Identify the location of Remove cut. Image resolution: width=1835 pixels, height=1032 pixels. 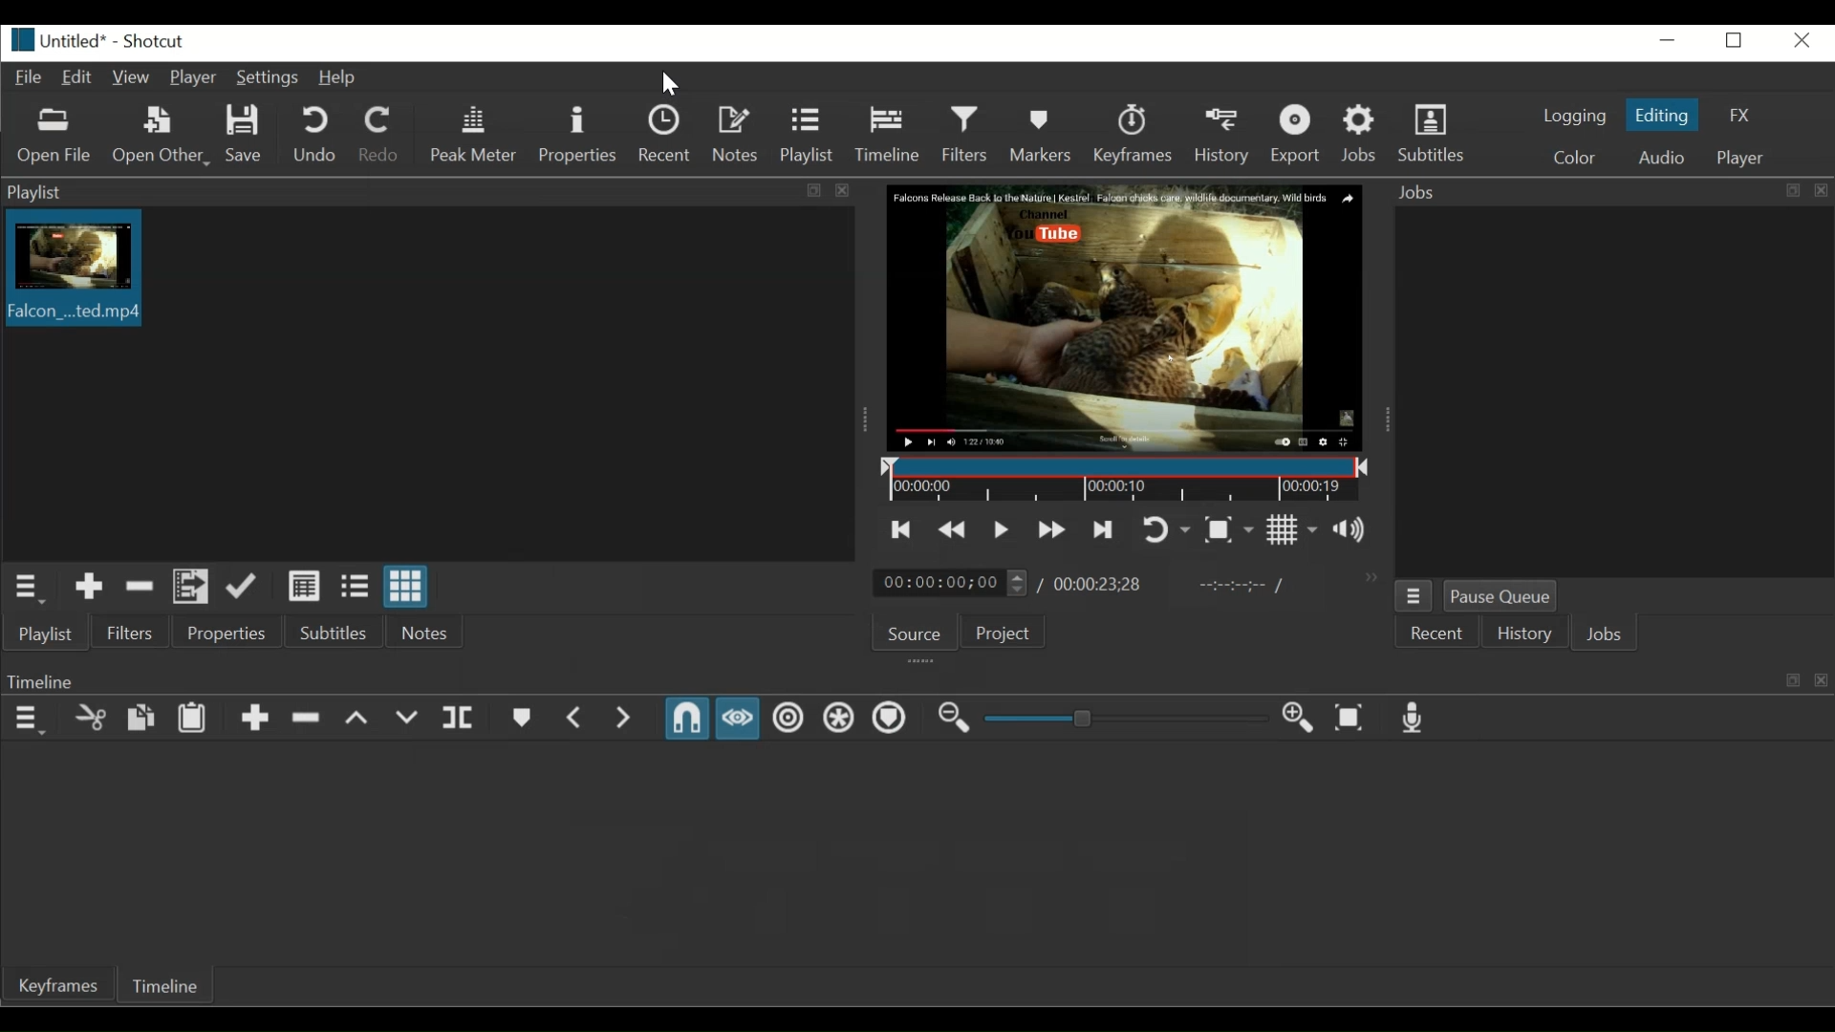
(140, 588).